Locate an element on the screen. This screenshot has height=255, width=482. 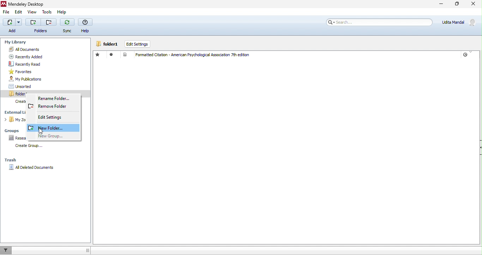
edit is located at coordinates (19, 12).